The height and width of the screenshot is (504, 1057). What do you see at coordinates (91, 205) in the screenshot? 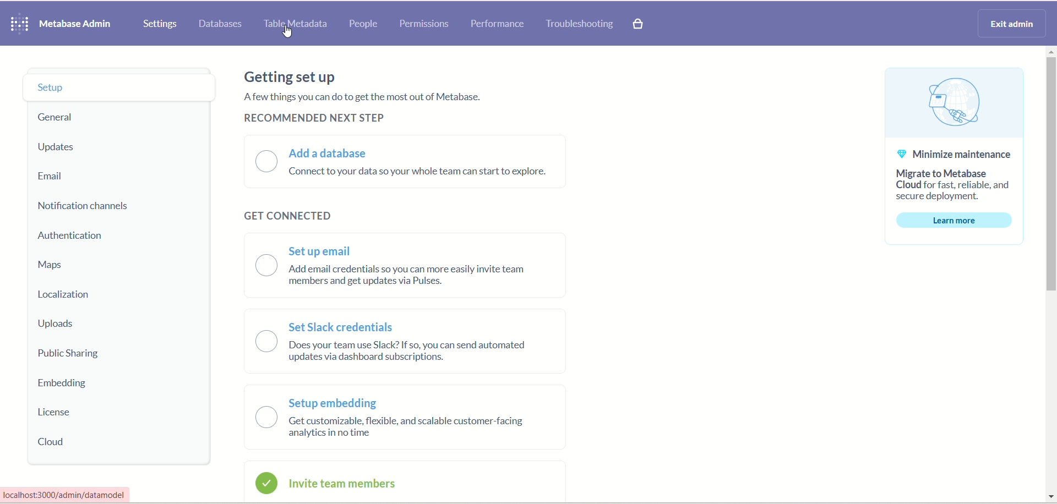
I see `notification channels` at bounding box center [91, 205].